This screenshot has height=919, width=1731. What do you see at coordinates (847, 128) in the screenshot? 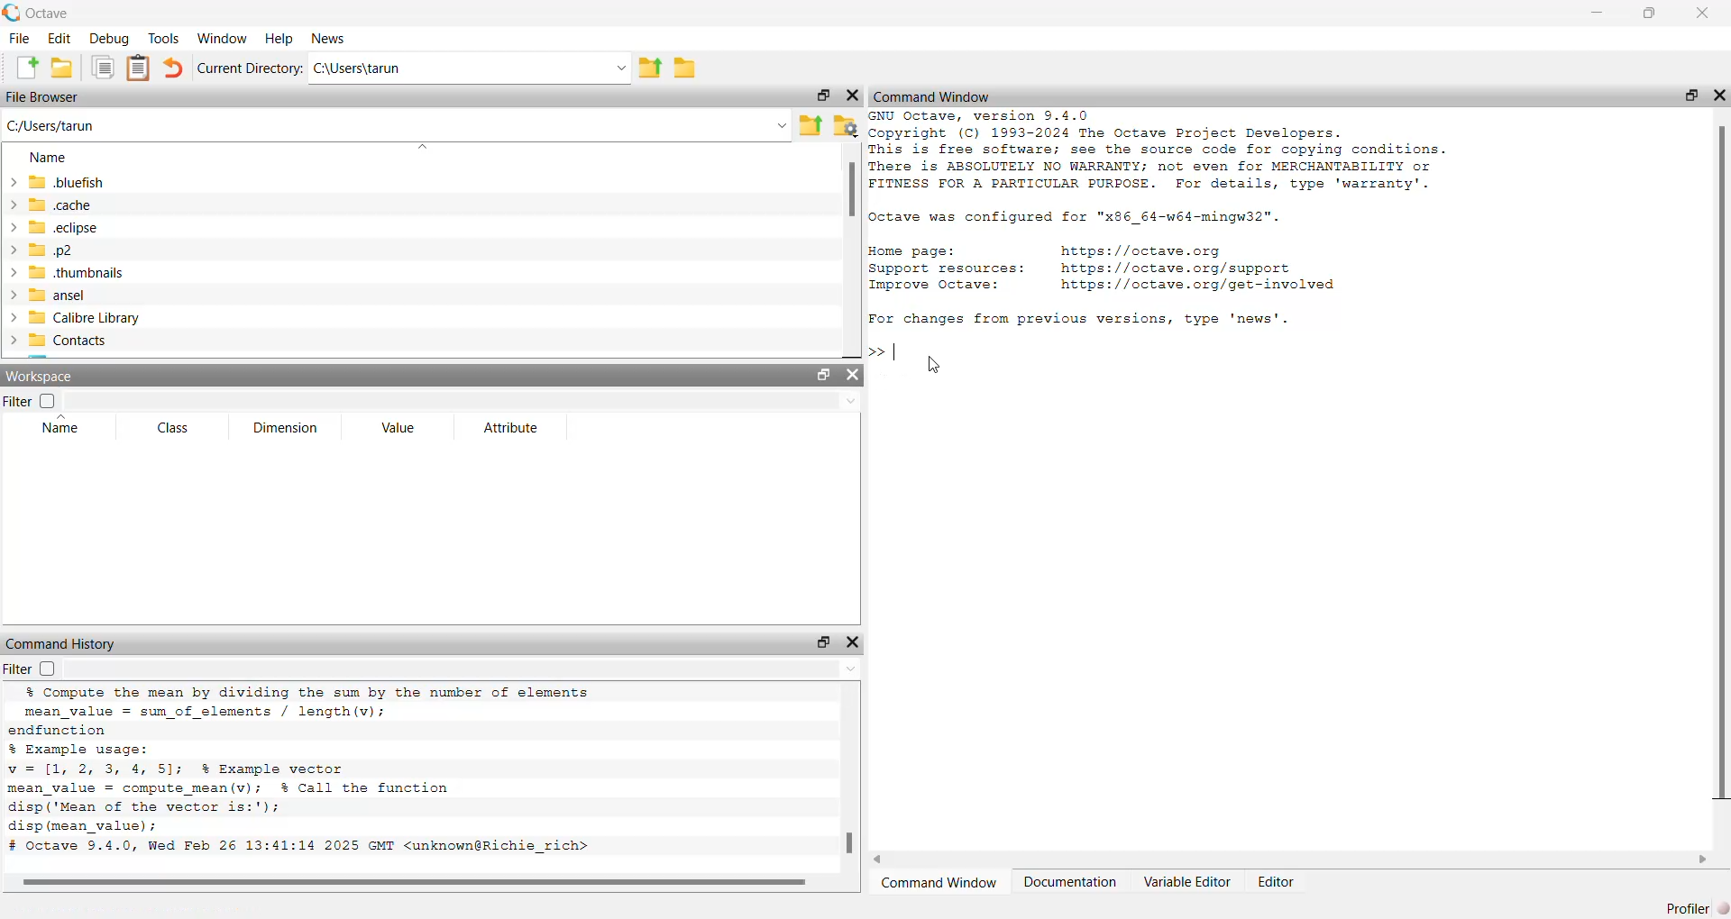
I see `folder settings` at bounding box center [847, 128].